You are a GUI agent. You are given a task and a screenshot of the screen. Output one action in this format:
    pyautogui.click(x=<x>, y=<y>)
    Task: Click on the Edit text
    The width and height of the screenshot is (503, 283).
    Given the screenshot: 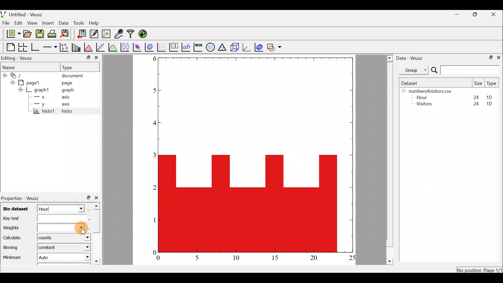 What is the action you would take?
    pyautogui.click(x=89, y=220)
    